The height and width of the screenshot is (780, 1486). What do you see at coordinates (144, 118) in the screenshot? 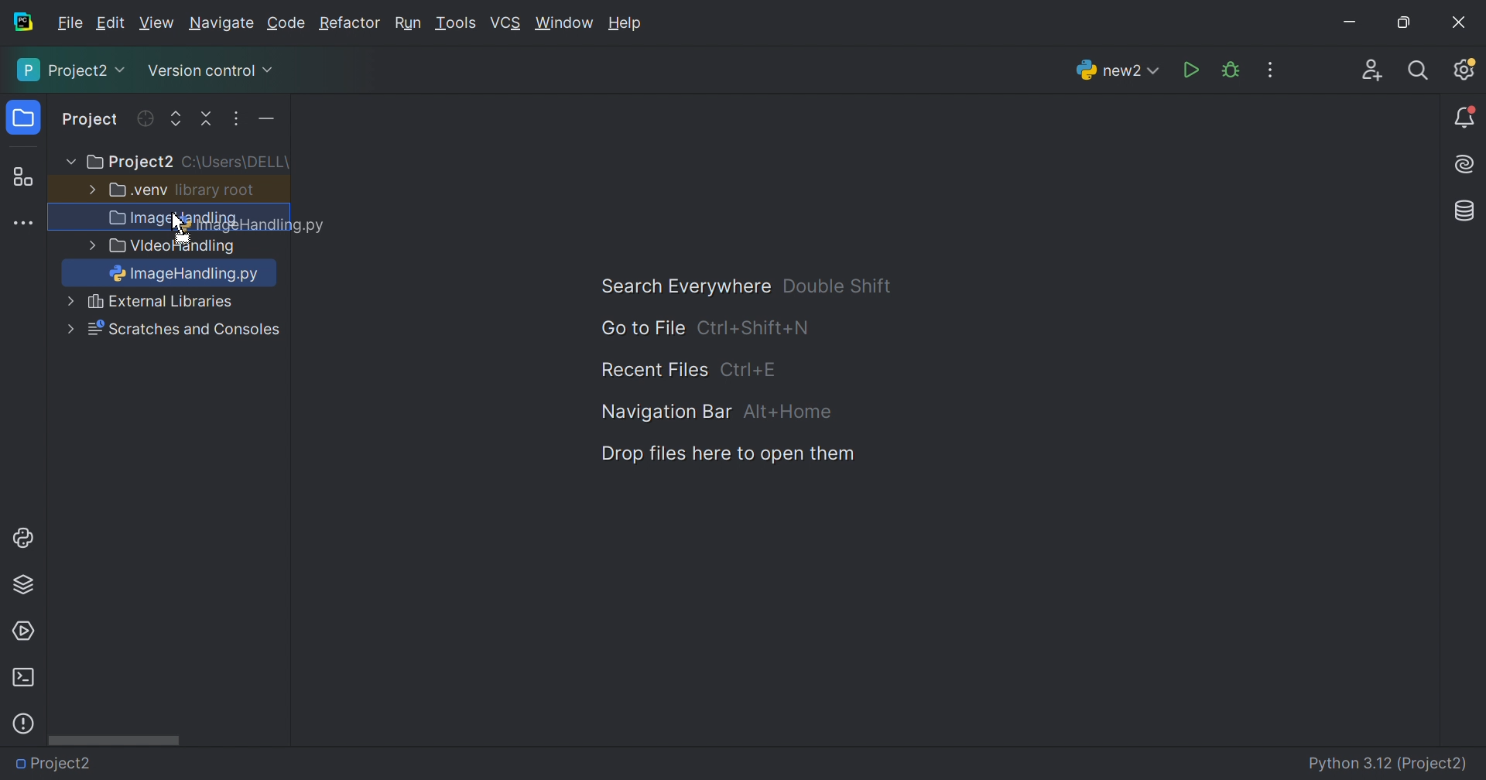
I see `Refresh` at bounding box center [144, 118].